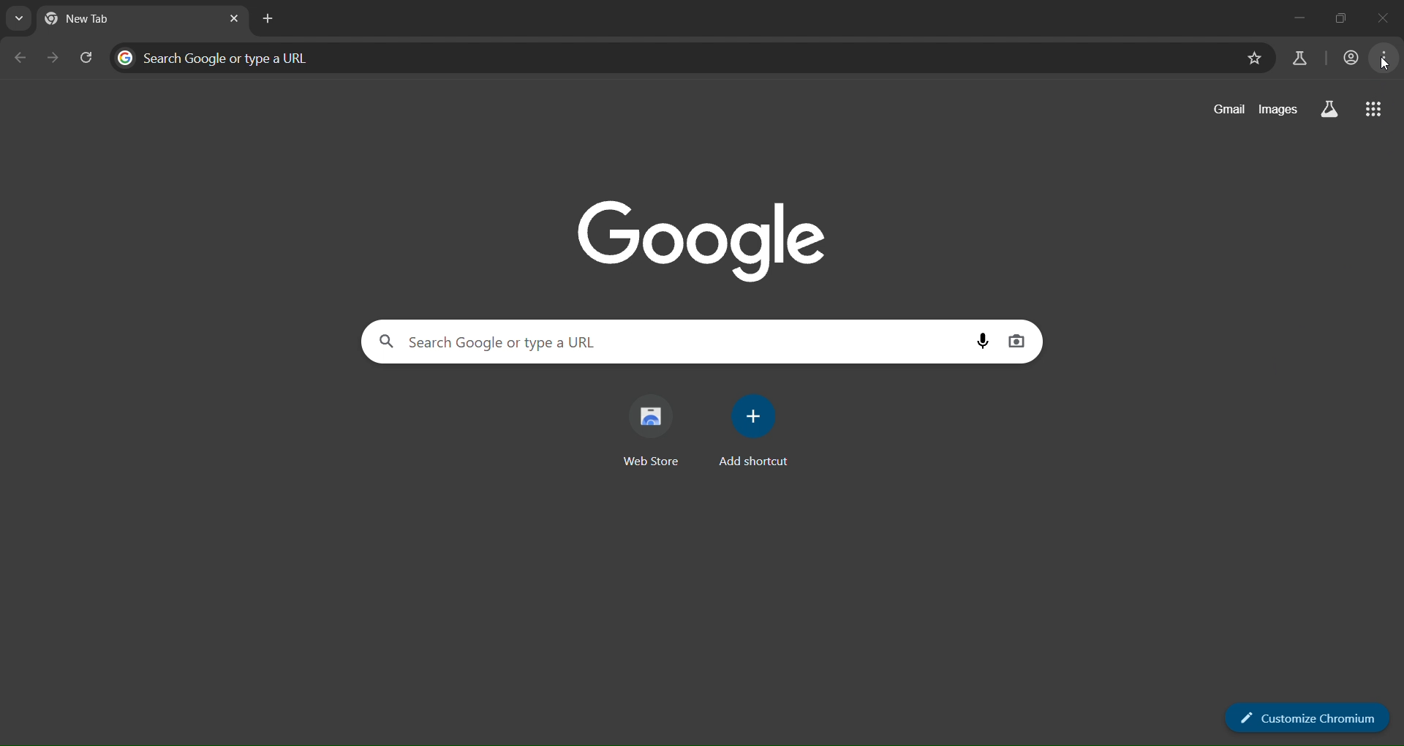  What do you see at coordinates (1017, 341) in the screenshot?
I see `image search` at bounding box center [1017, 341].